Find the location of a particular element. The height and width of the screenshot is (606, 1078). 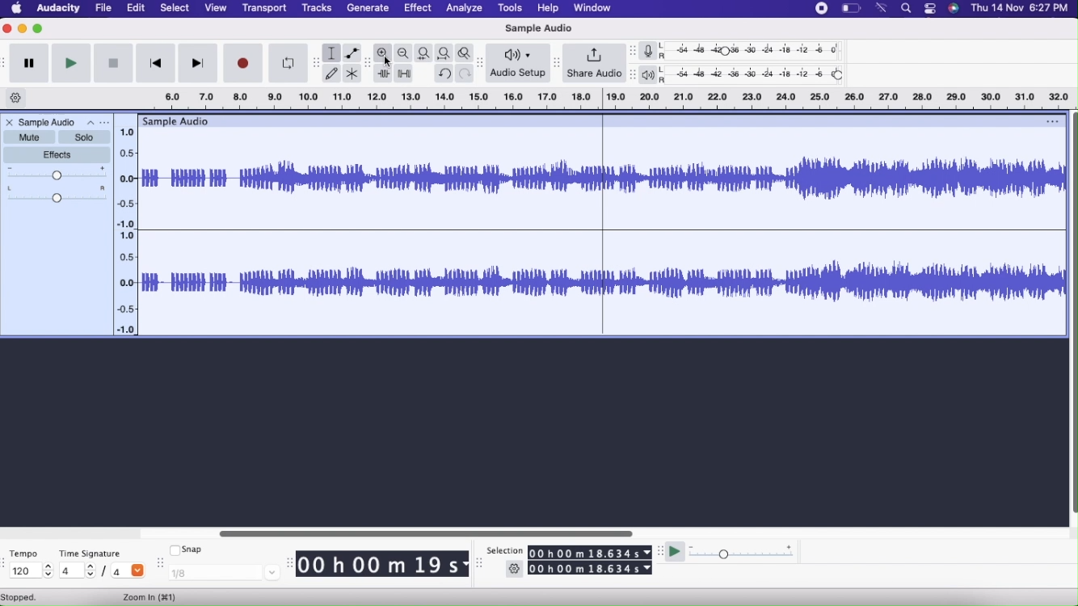

Help is located at coordinates (548, 8).